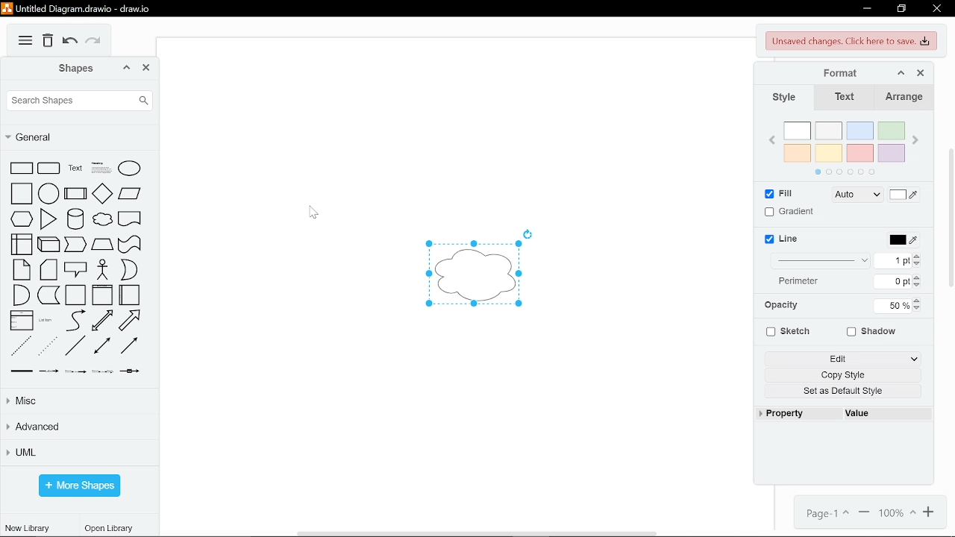 The height and width of the screenshot is (537, 955). Describe the element at coordinates (78, 452) in the screenshot. I see `UML` at that location.